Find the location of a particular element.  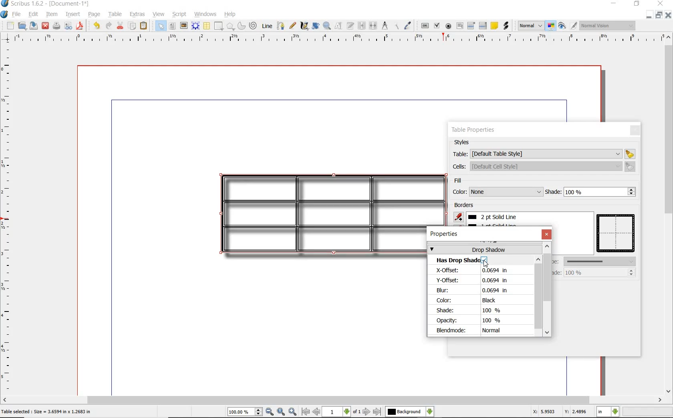

preflight verifier is located at coordinates (67, 26).